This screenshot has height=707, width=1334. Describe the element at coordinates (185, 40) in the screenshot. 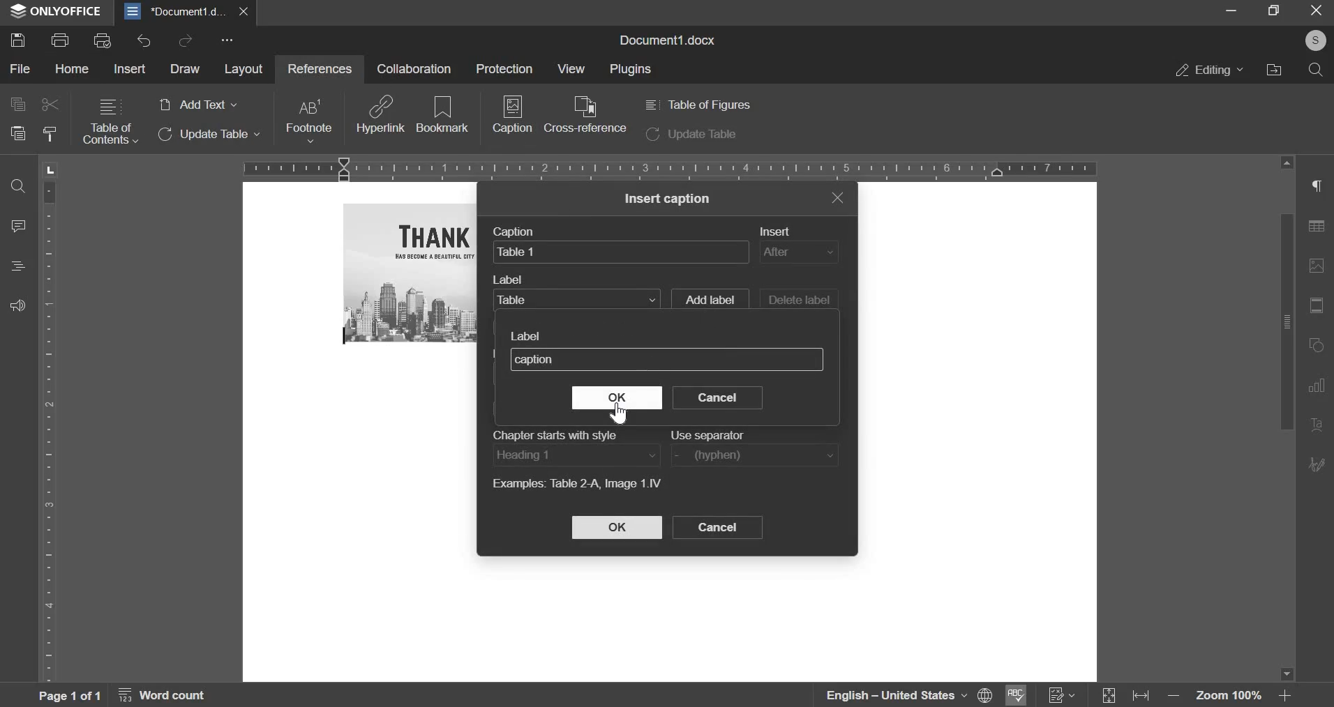

I see `redo` at that location.